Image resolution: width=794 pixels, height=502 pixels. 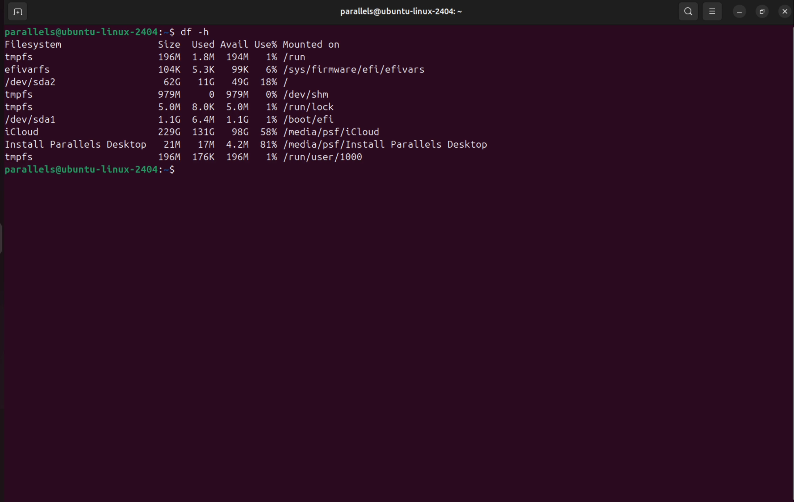 What do you see at coordinates (240, 158) in the screenshot?
I see `196 n` at bounding box center [240, 158].